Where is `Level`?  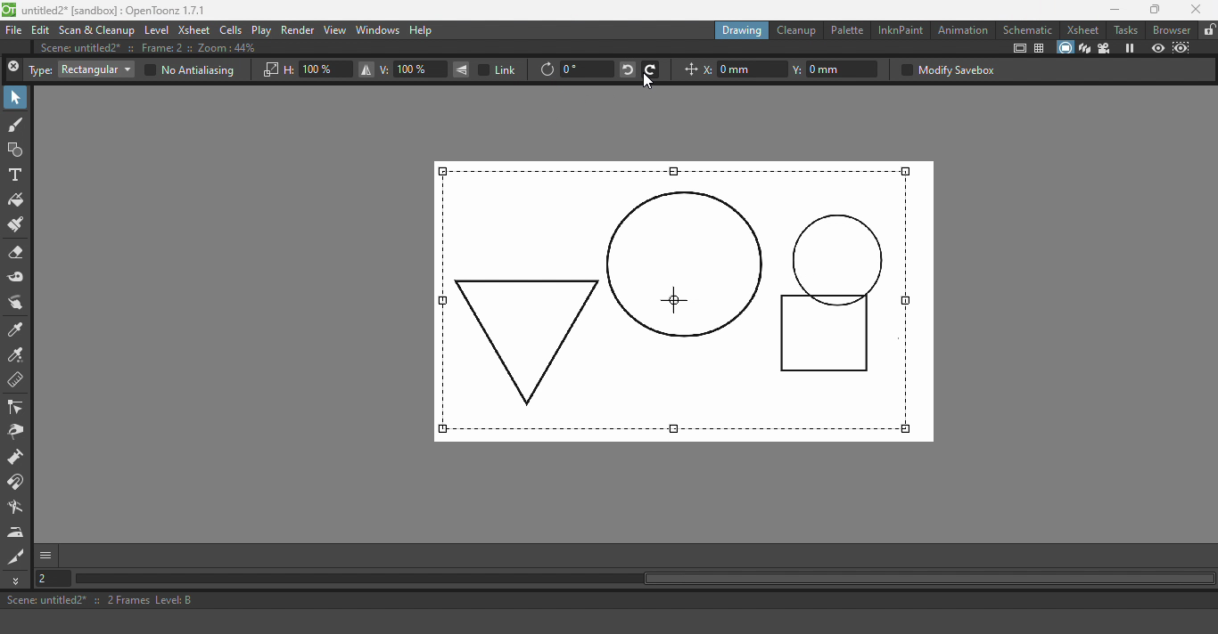 Level is located at coordinates (156, 31).